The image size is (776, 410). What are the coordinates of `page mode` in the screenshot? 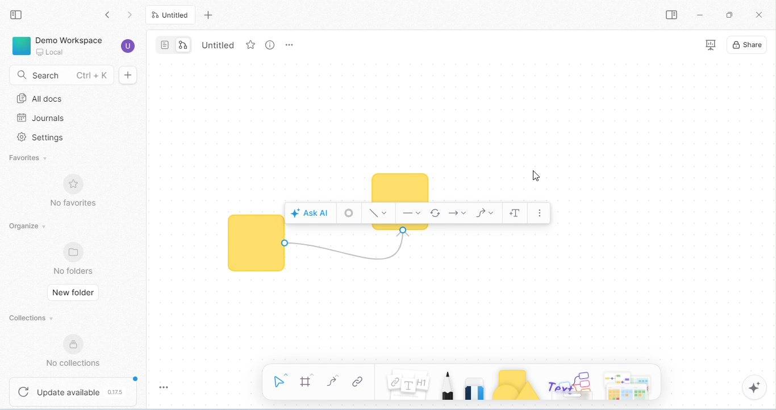 It's located at (165, 44).